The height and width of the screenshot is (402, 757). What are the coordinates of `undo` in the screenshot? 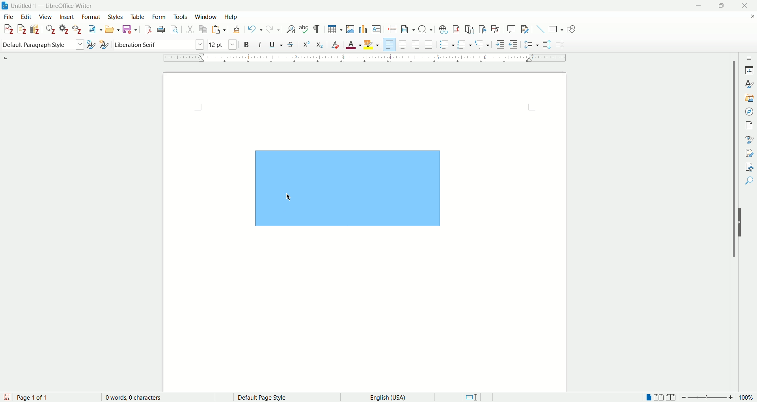 It's located at (254, 28).